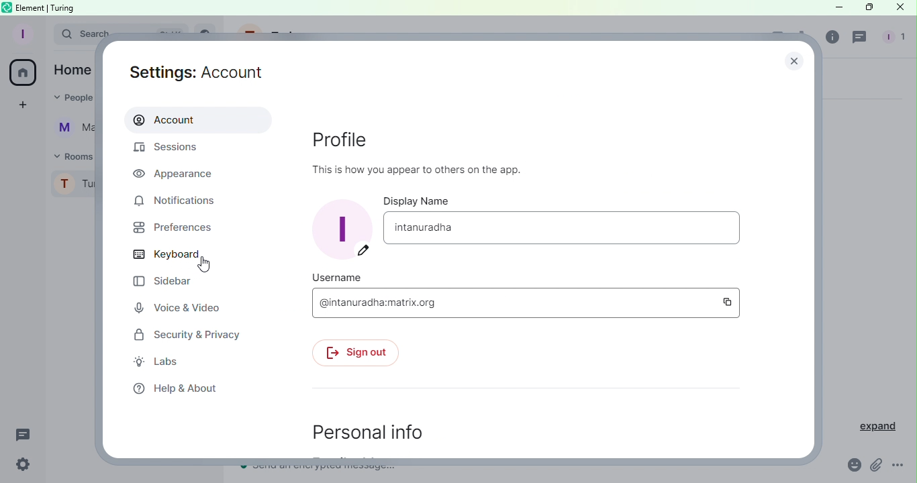 Image resolution: width=917 pixels, height=483 pixels. What do you see at coordinates (46, 7) in the screenshot?
I see `element | turing` at bounding box center [46, 7].